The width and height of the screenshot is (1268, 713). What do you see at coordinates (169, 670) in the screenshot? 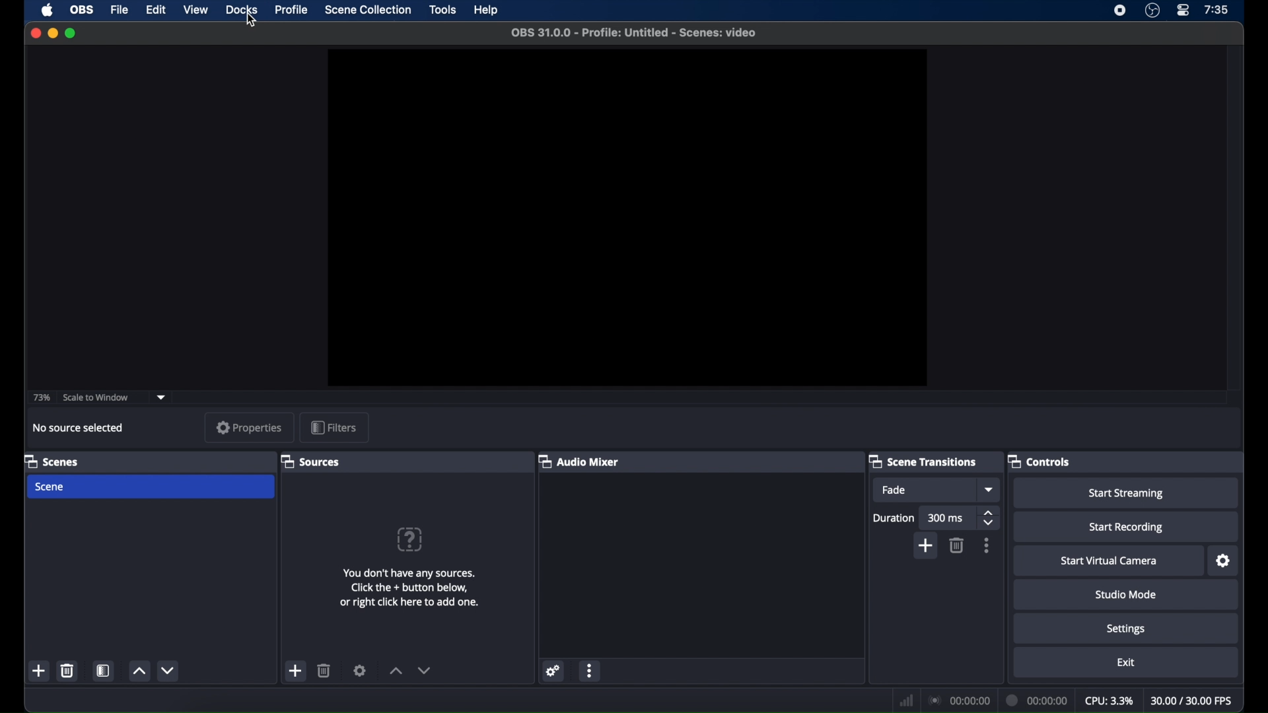
I see `decrement` at bounding box center [169, 670].